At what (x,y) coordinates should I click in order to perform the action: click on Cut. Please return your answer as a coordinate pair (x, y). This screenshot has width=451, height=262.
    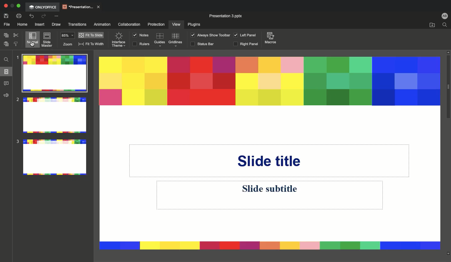
    Looking at the image, I should click on (17, 36).